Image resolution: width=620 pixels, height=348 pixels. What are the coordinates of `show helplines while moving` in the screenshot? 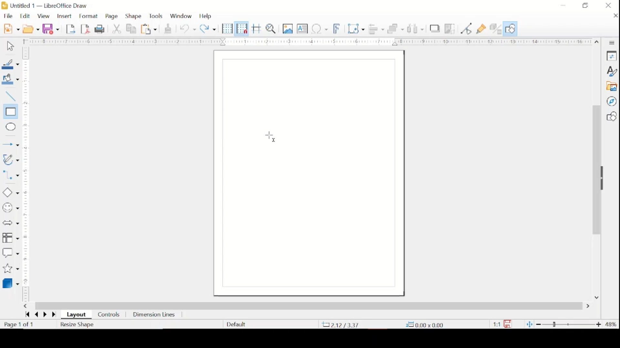 It's located at (257, 28).